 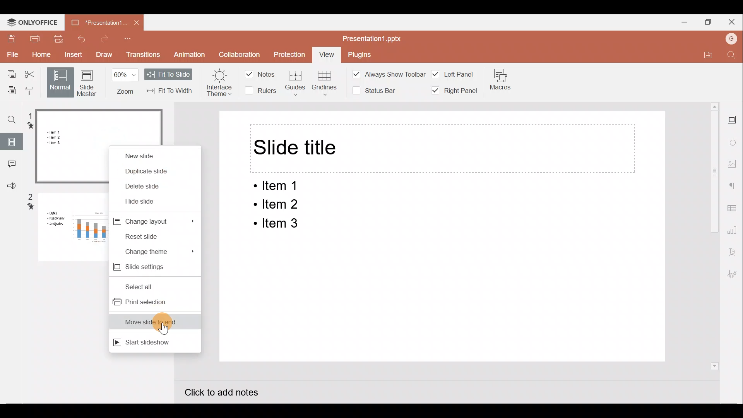 I want to click on Fit to width, so click(x=169, y=90).